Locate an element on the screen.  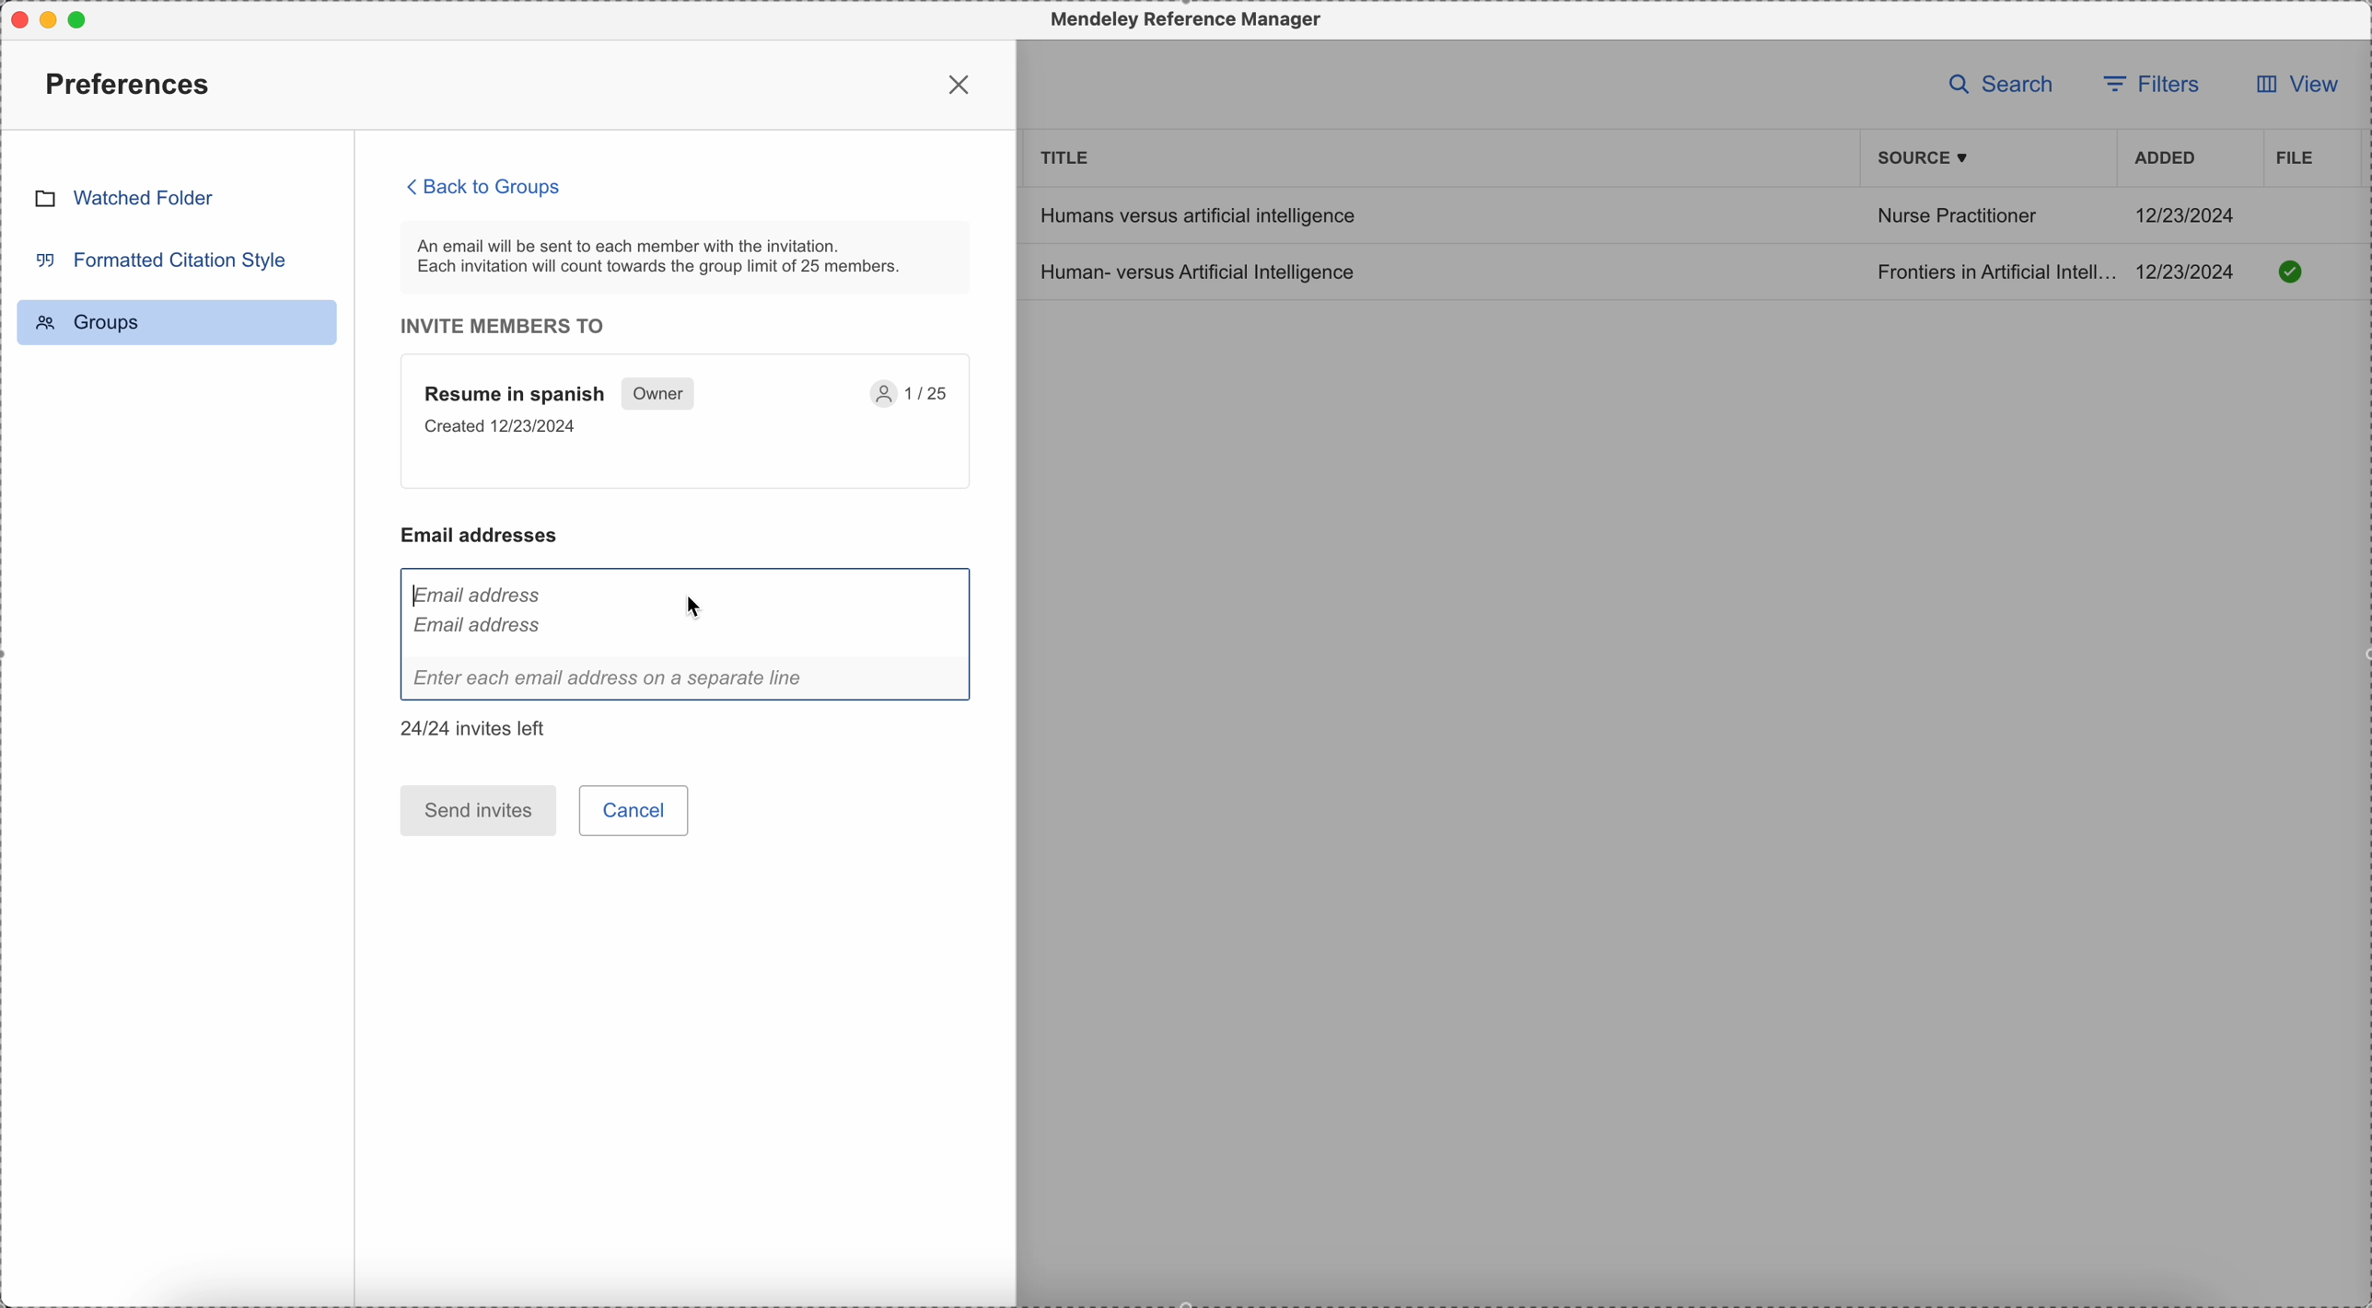
email addresses is located at coordinates (489, 535).